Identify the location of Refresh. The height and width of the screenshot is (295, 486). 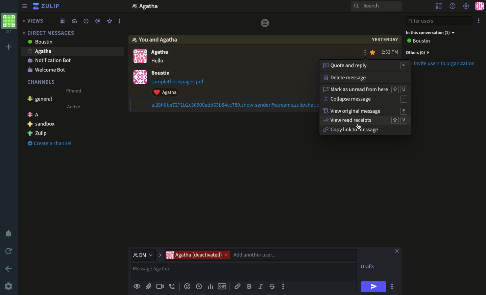
(10, 250).